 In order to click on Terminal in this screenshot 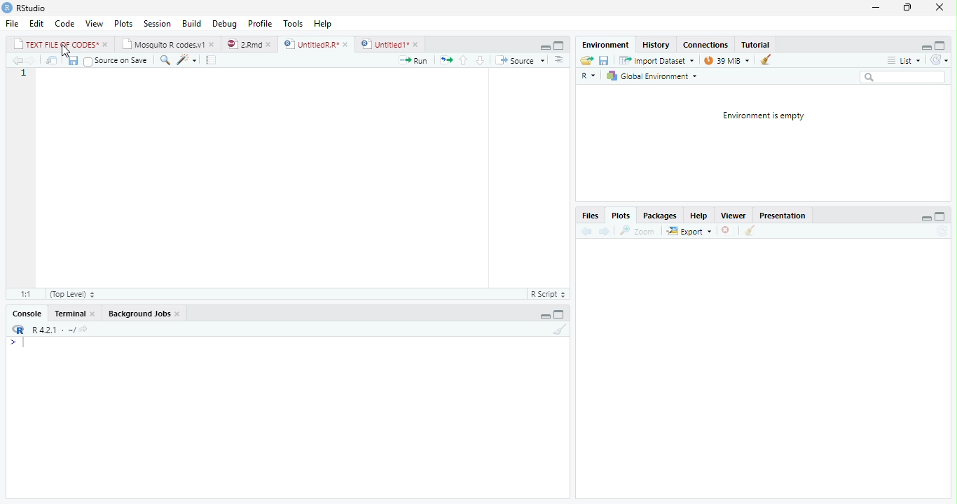, I will do `click(74, 314)`.